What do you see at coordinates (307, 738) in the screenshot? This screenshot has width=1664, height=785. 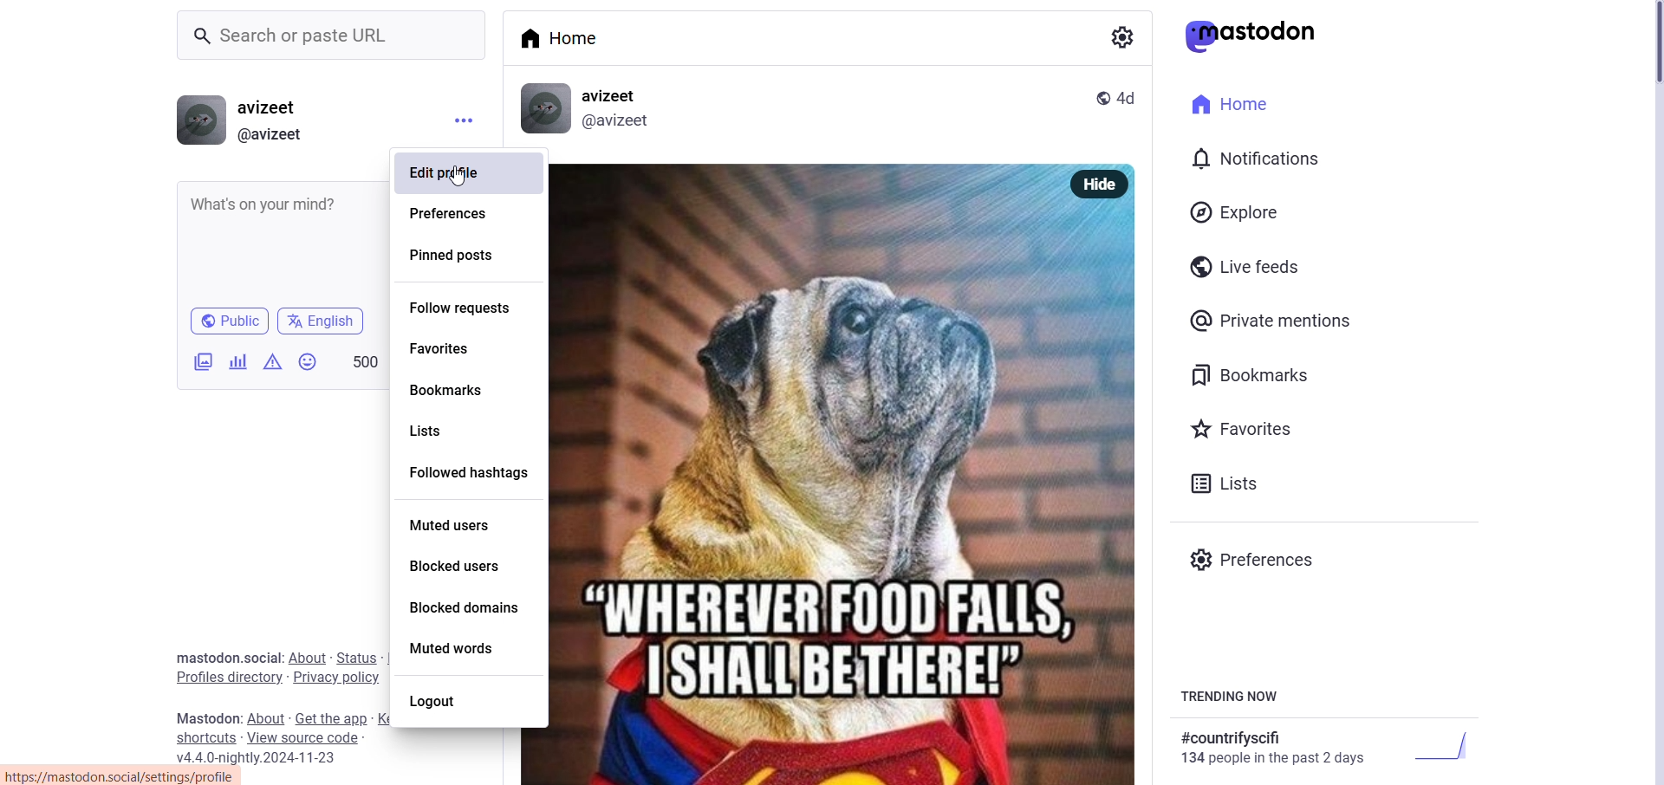 I see `source code` at bounding box center [307, 738].